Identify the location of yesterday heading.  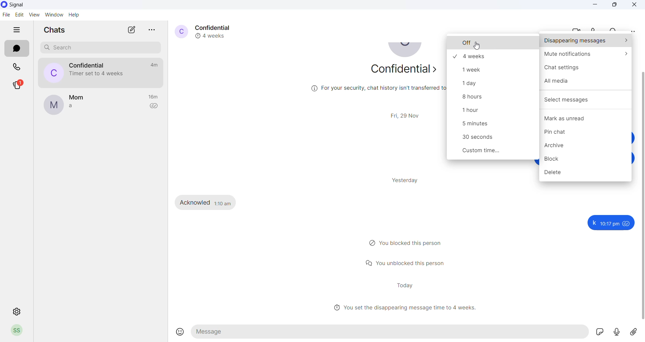
(409, 180).